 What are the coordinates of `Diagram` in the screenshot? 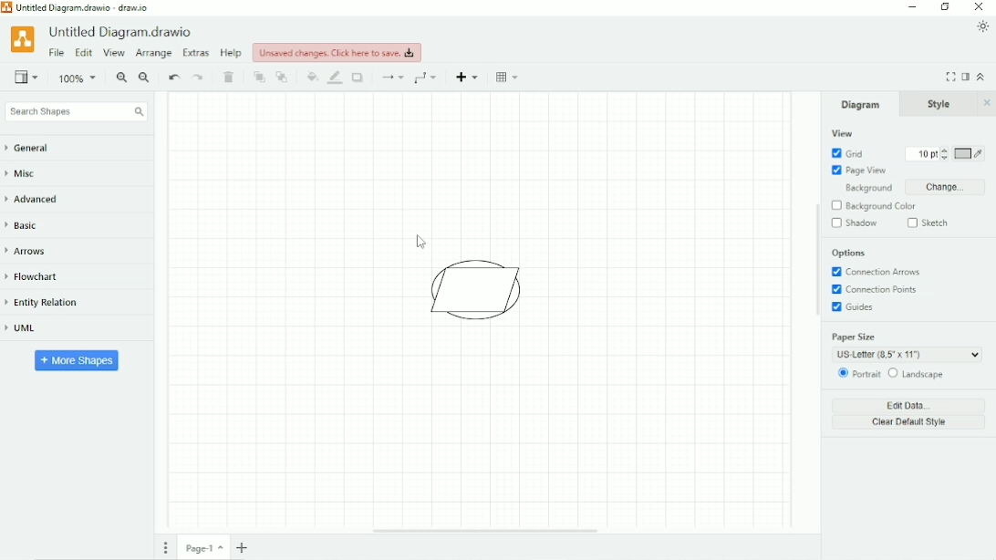 It's located at (861, 104).